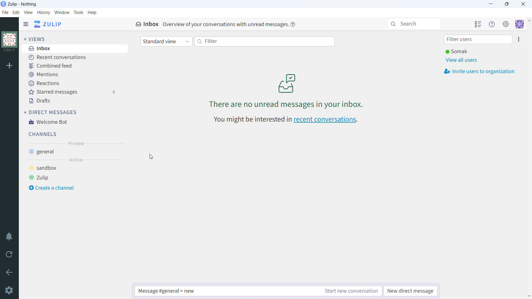 The width and height of the screenshot is (532, 299). I want to click on invite users, so click(518, 39).